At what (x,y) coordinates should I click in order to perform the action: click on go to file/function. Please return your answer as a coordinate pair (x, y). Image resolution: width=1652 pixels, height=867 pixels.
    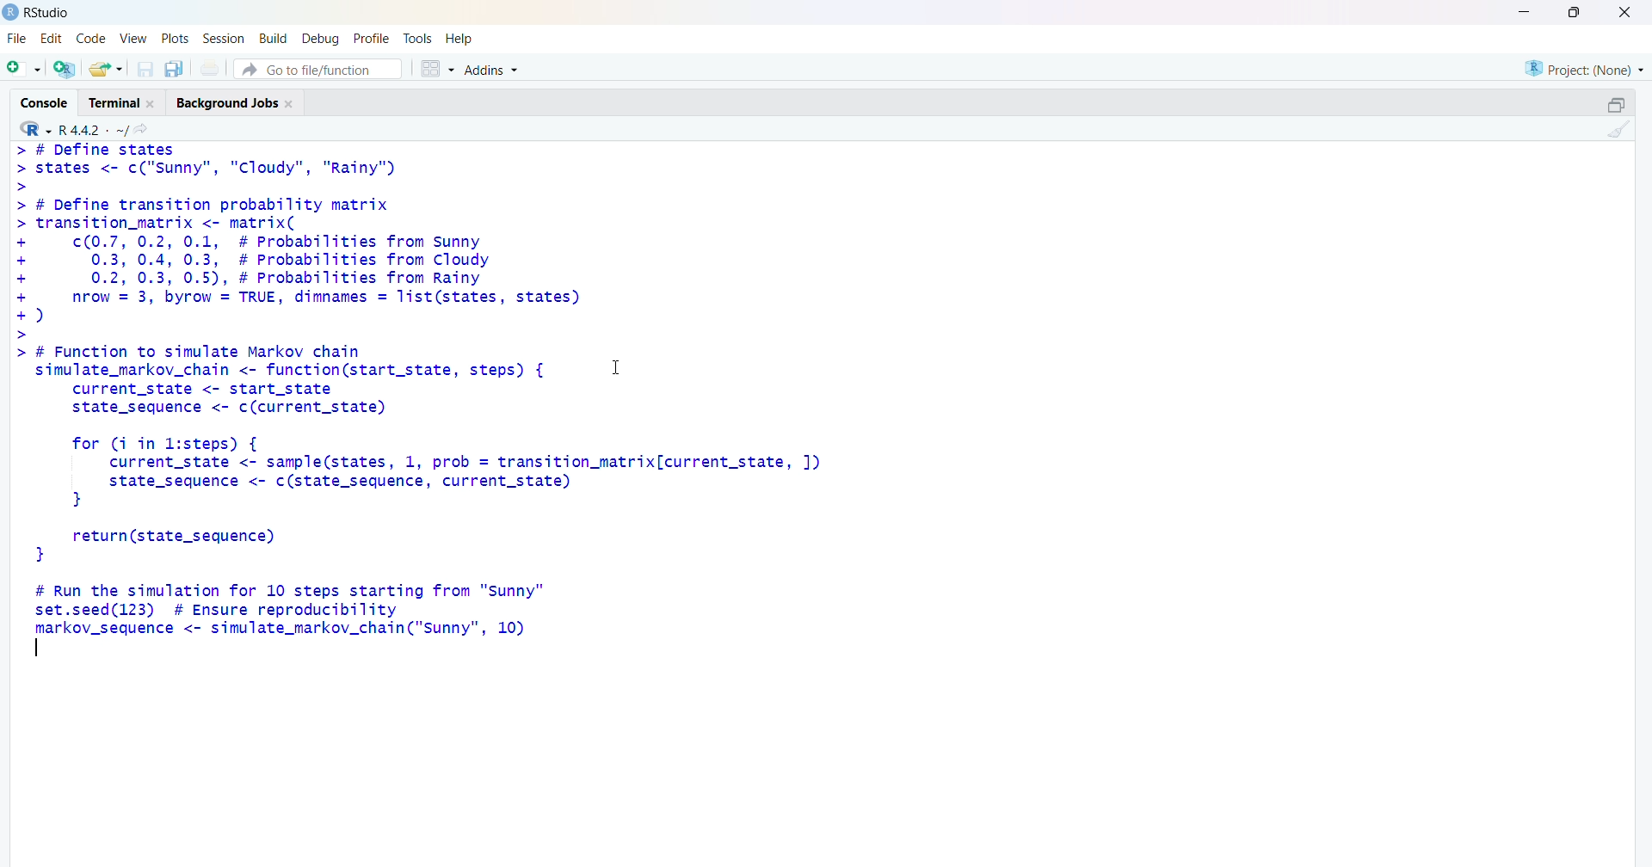
    Looking at the image, I should click on (317, 70).